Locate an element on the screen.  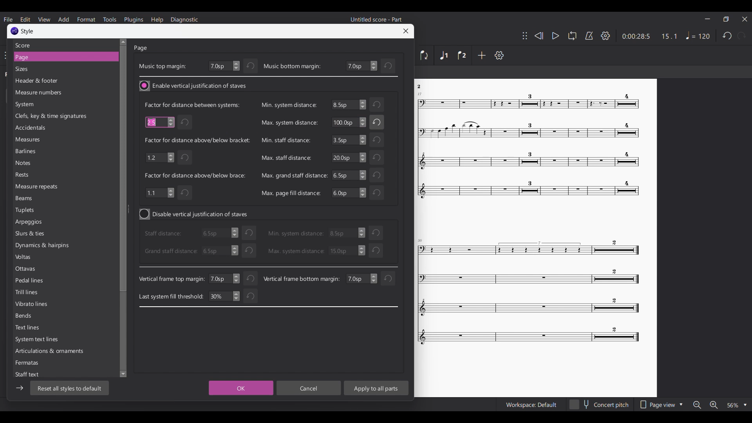
Reset to default is located at coordinates (69, 388).